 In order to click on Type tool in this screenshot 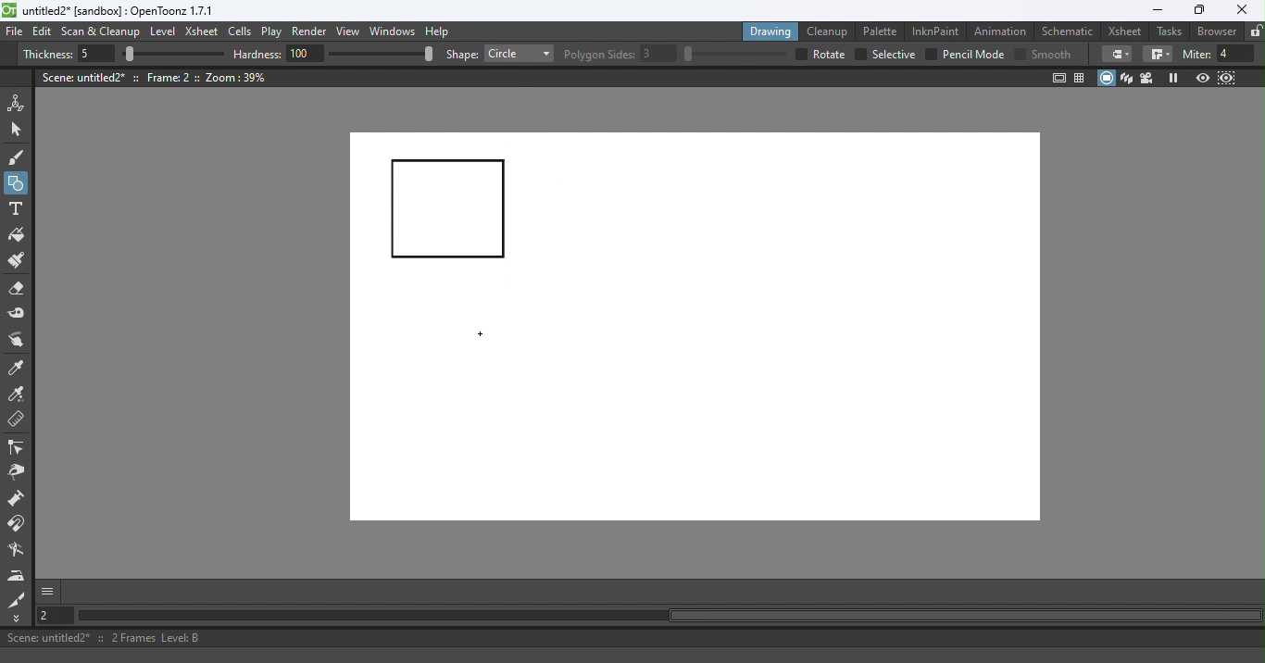, I will do `click(16, 210)`.